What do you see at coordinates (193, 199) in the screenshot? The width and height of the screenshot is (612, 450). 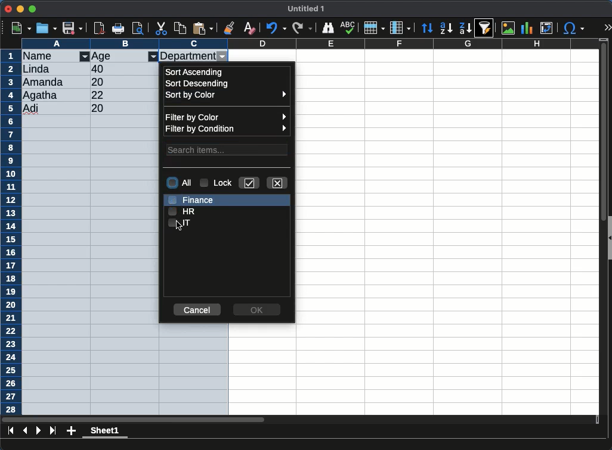 I see `finance` at bounding box center [193, 199].